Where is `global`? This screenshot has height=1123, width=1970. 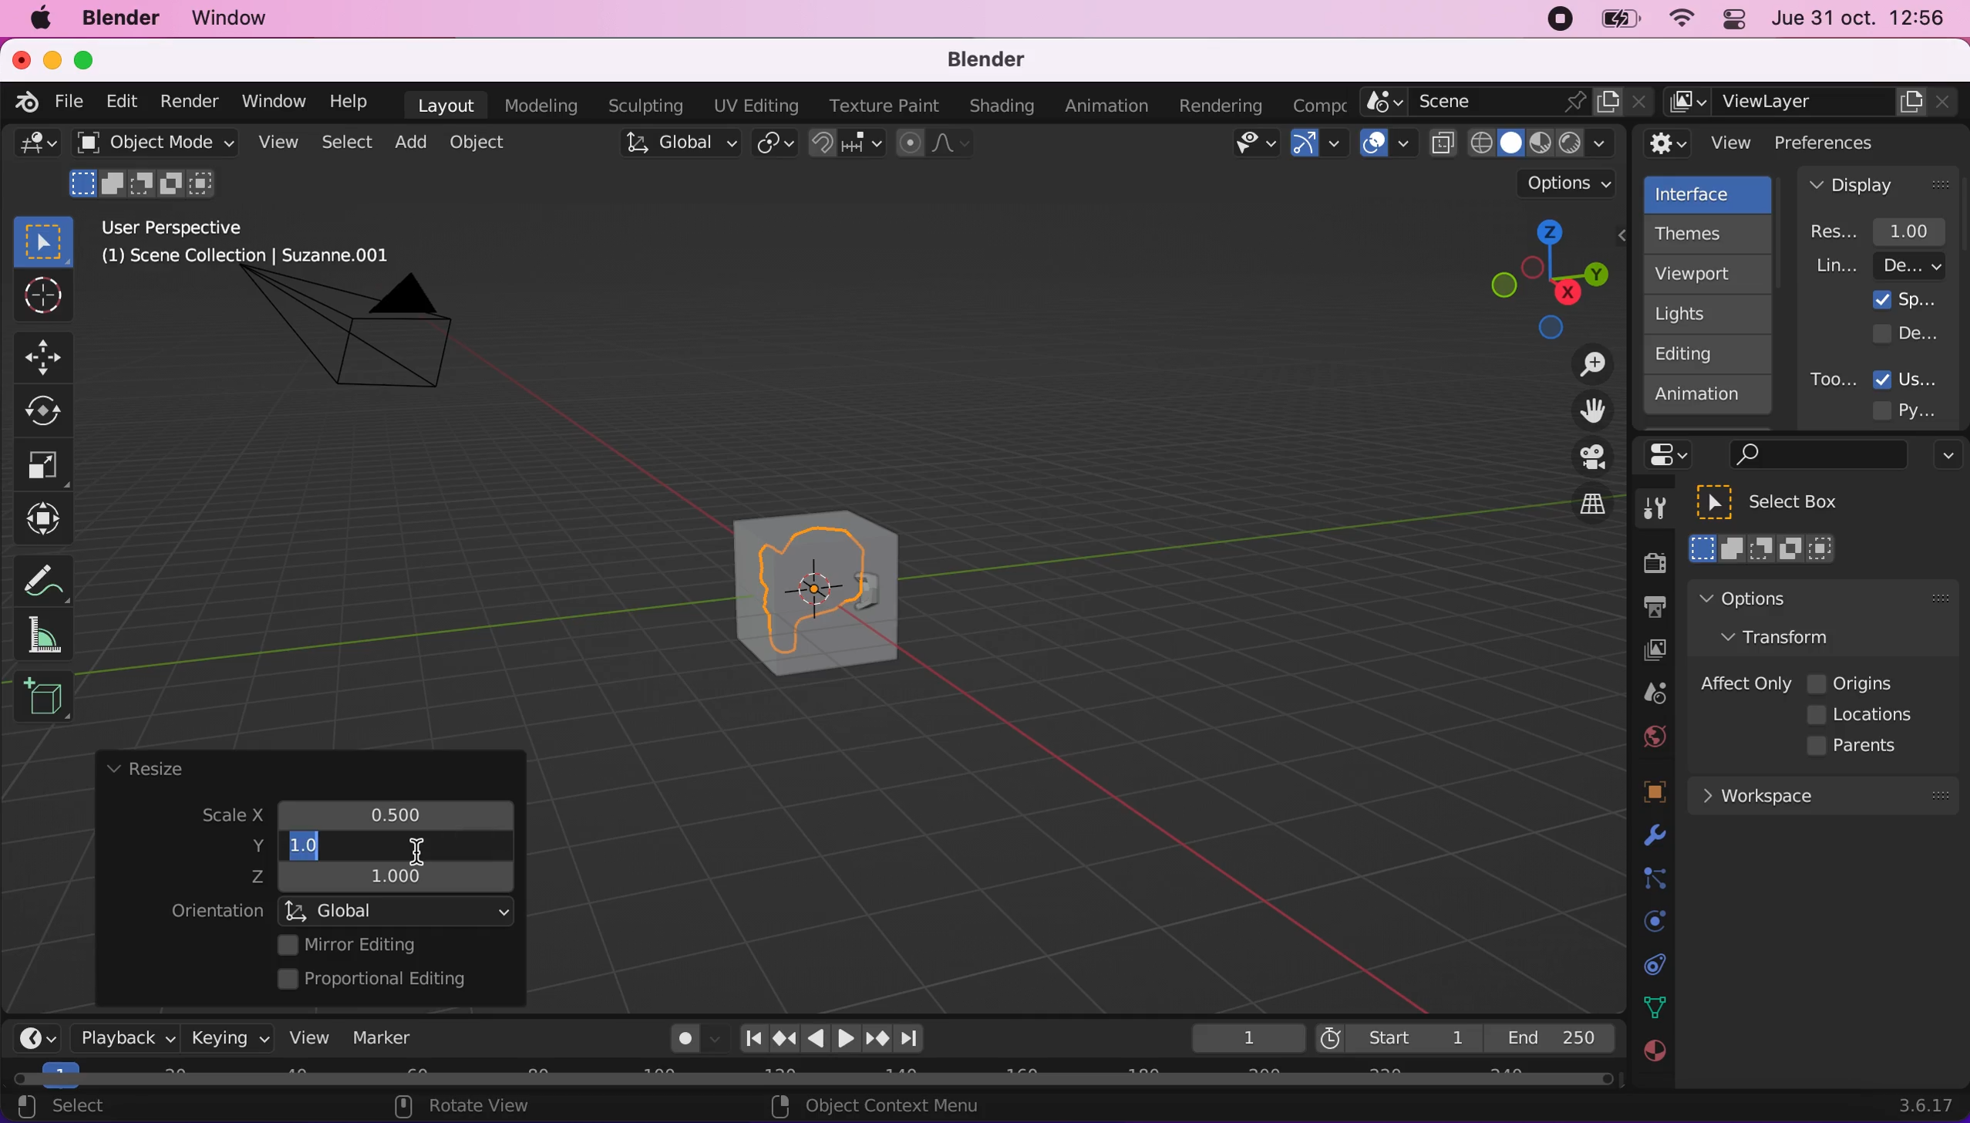
global is located at coordinates (399, 910).